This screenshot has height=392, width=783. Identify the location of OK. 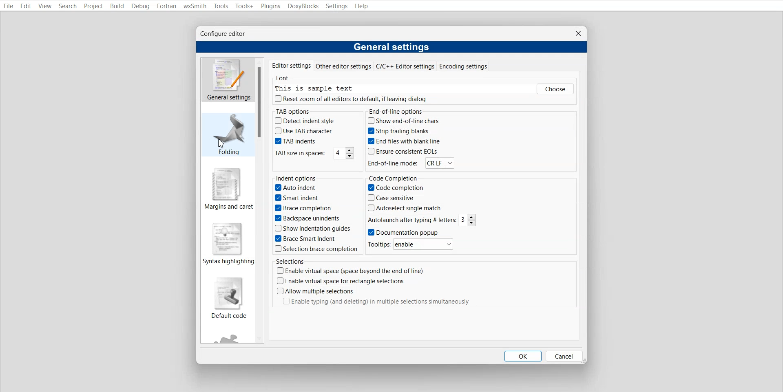
(522, 356).